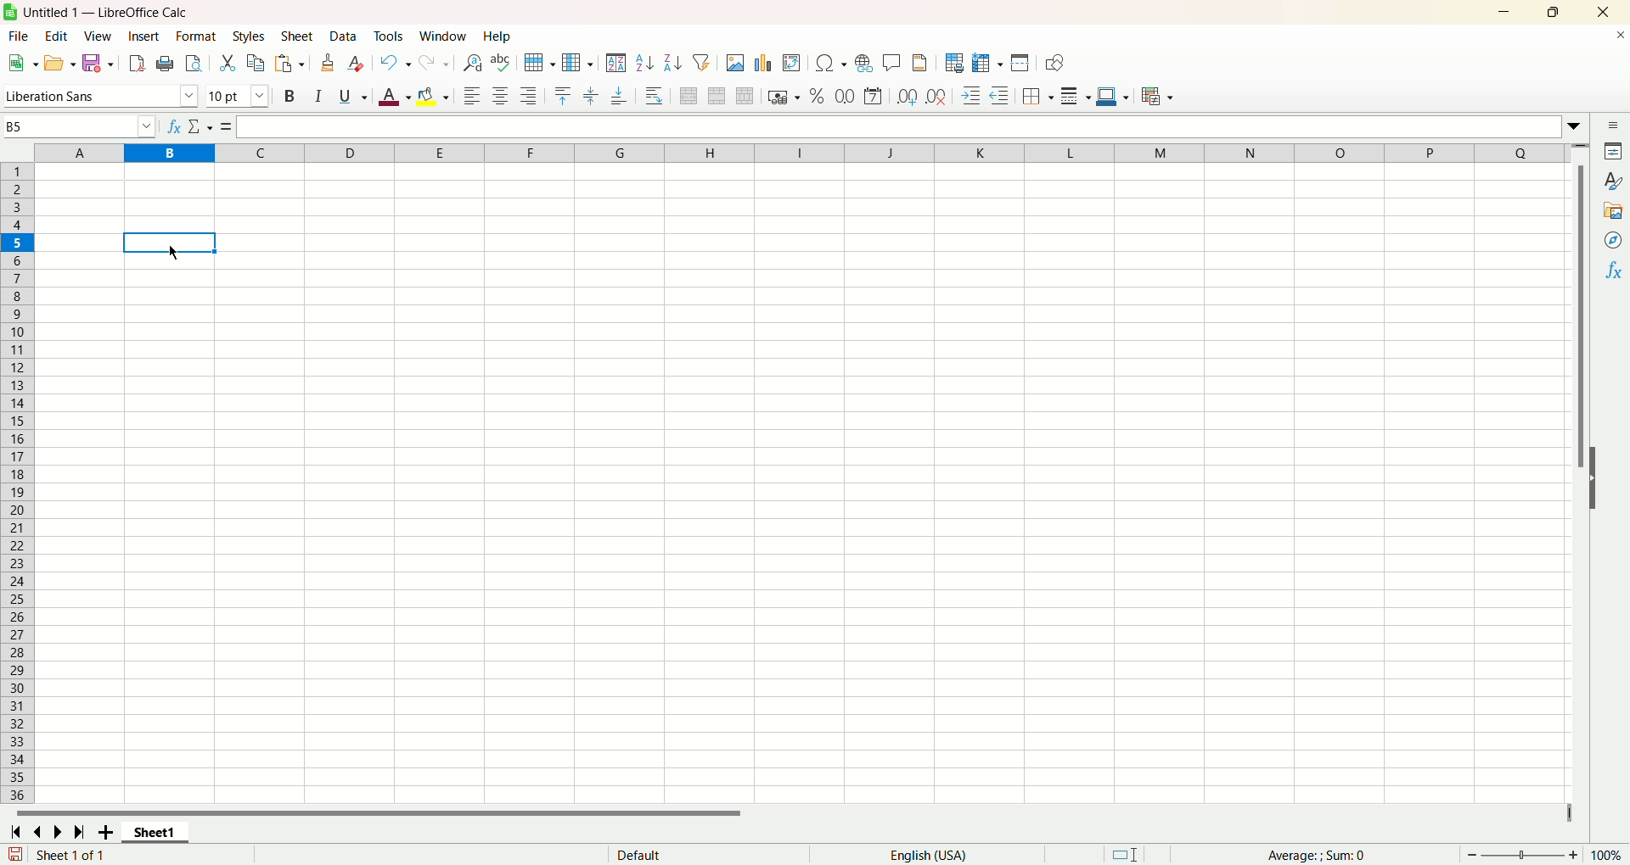 This screenshot has width=1630, height=865. What do you see at coordinates (644, 62) in the screenshot?
I see `sort ascending` at bounding box center [644, 62].